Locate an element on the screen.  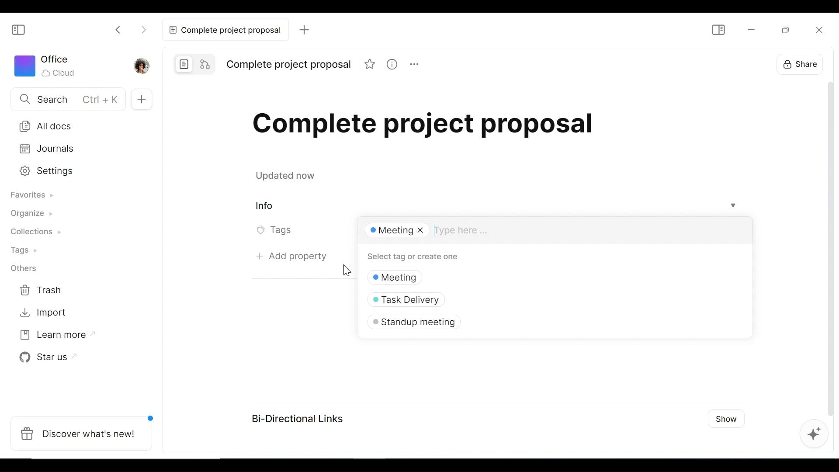
Task Delivery is located at coordinates (411, 298).